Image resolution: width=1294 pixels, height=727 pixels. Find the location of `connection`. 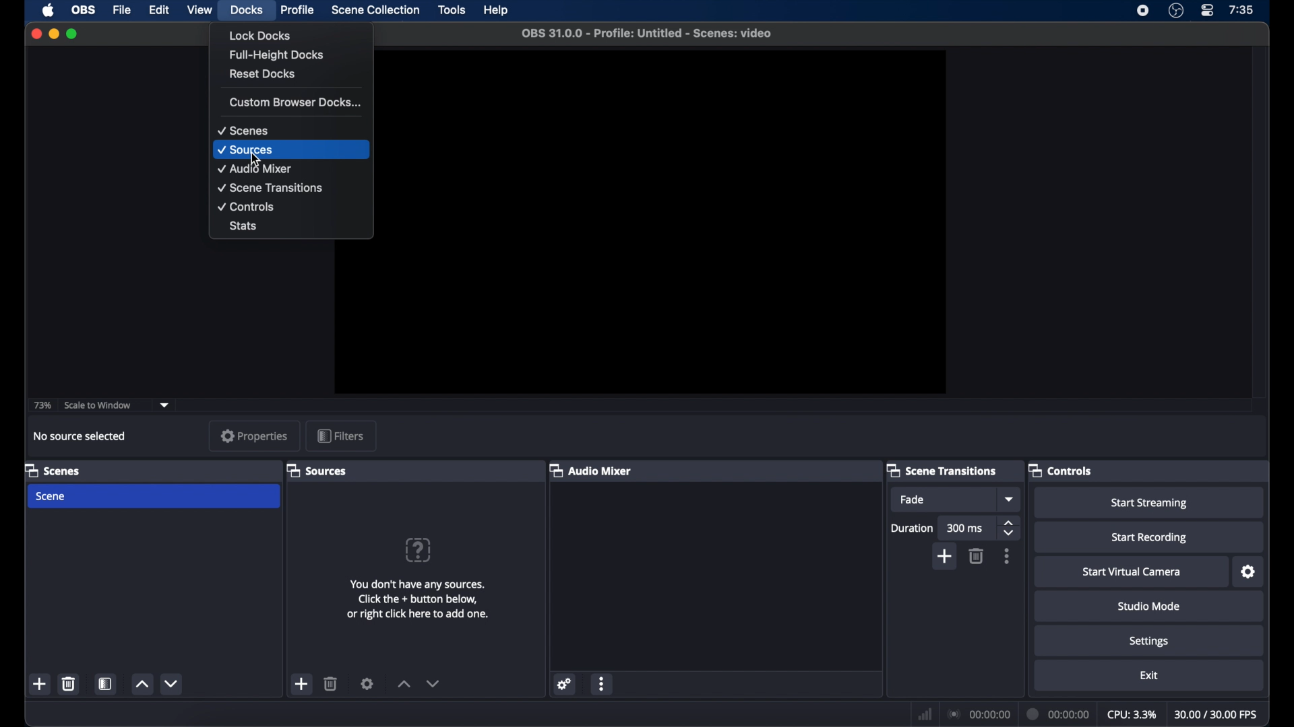

connection is located at coordinates (980, 715).